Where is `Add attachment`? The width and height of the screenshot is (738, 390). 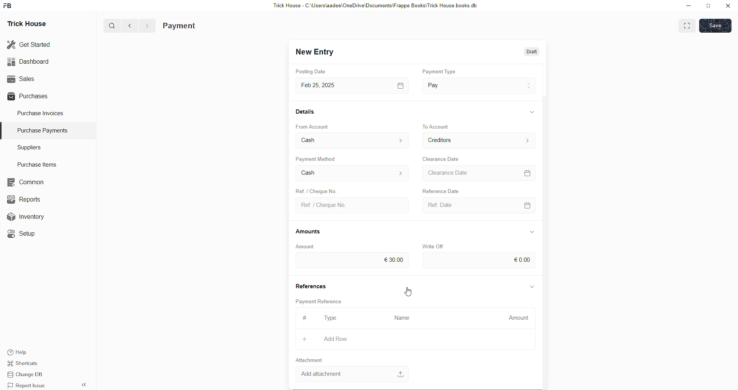 Add attachment is located at coordinates (352, 374).